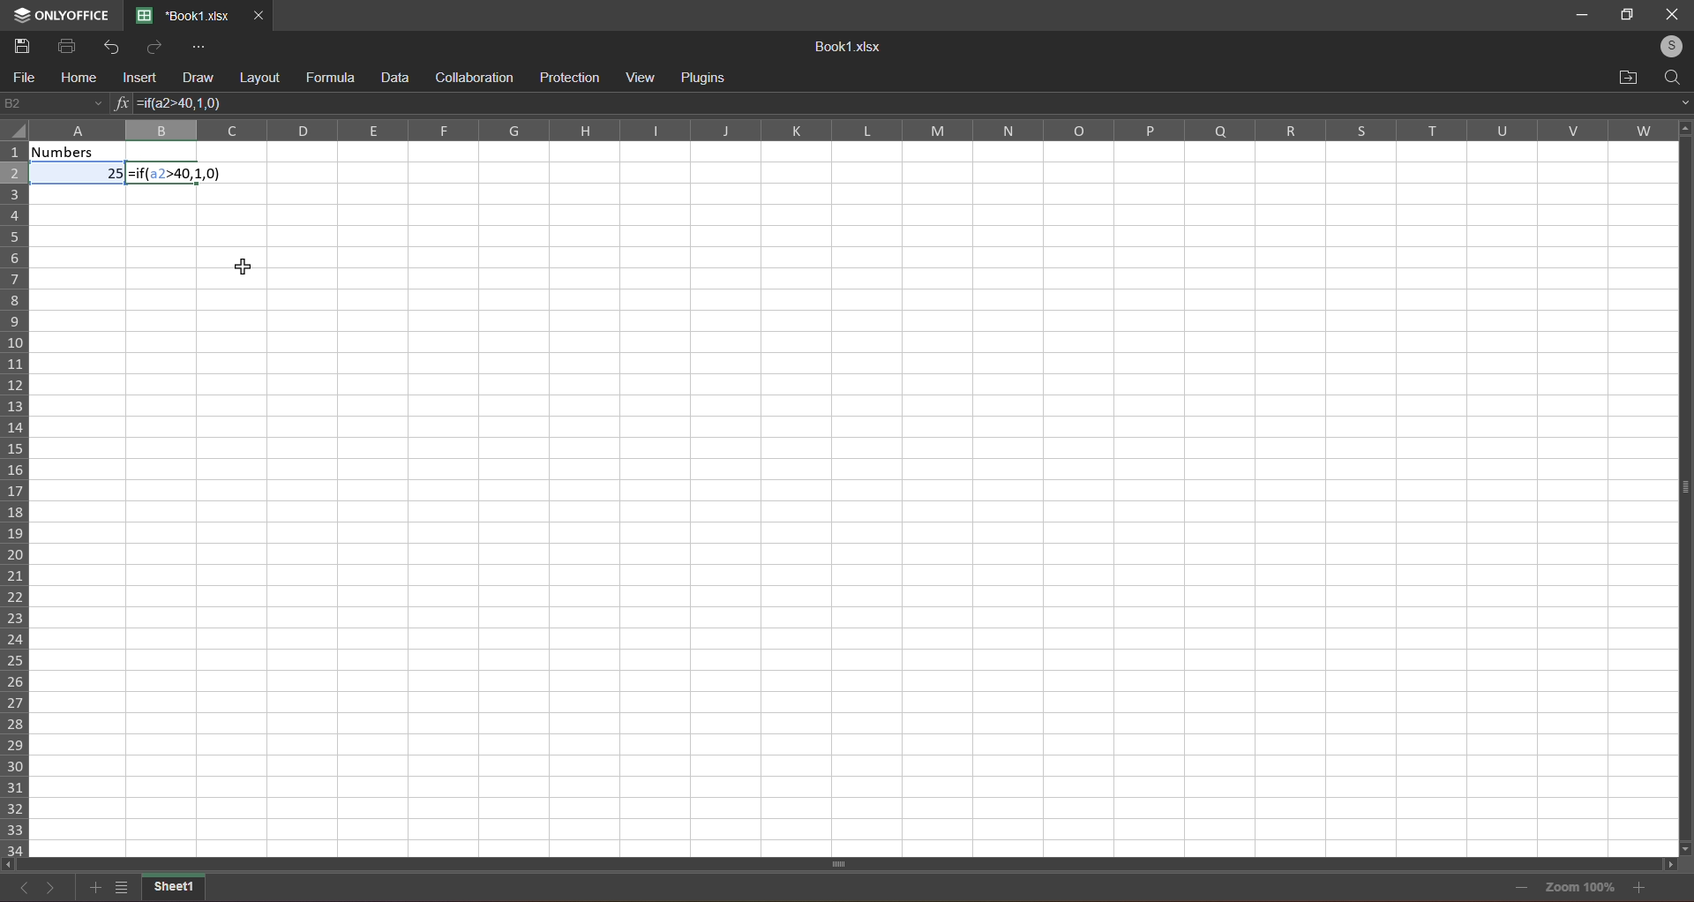  Describe the element at coordinates (259, 15) in the screenshot. I see `close tab` at that location.